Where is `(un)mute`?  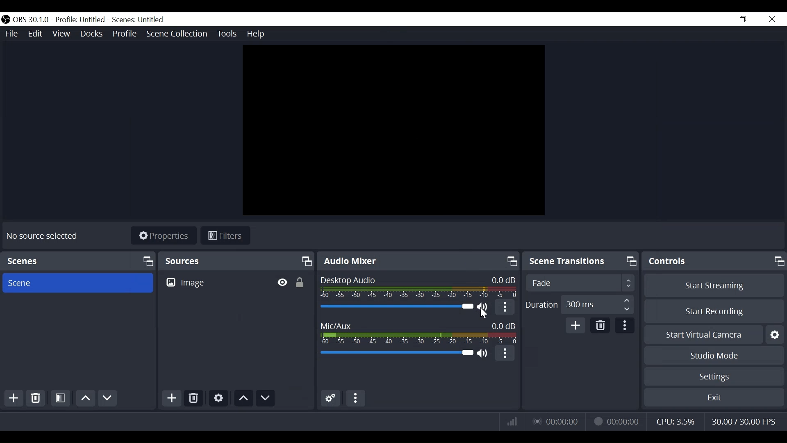
(un)mute is located at coordinates (483, 354).